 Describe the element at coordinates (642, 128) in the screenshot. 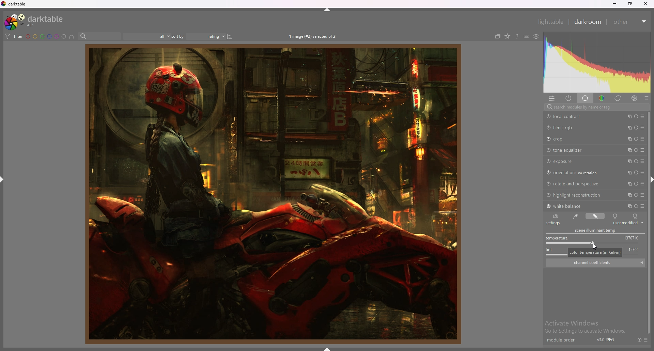

I see `presets` at that location.